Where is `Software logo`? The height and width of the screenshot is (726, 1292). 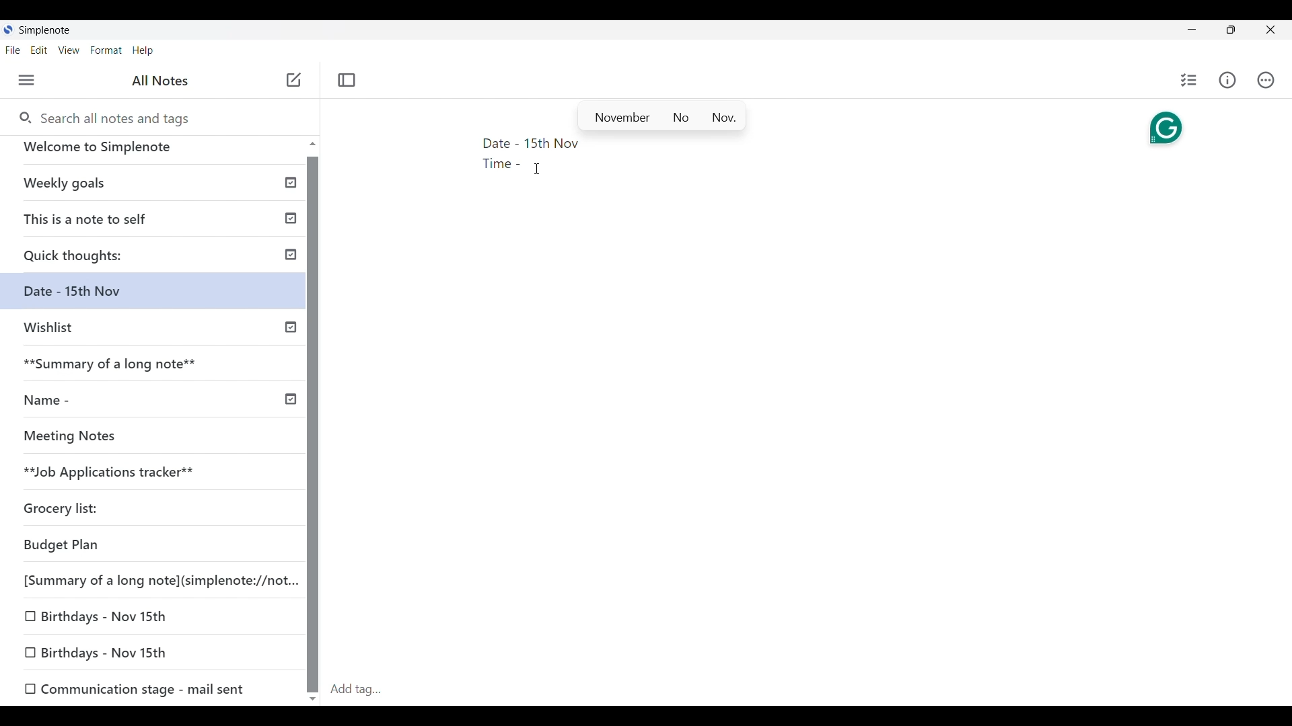 Software logo is located at coordinates (8, 29).